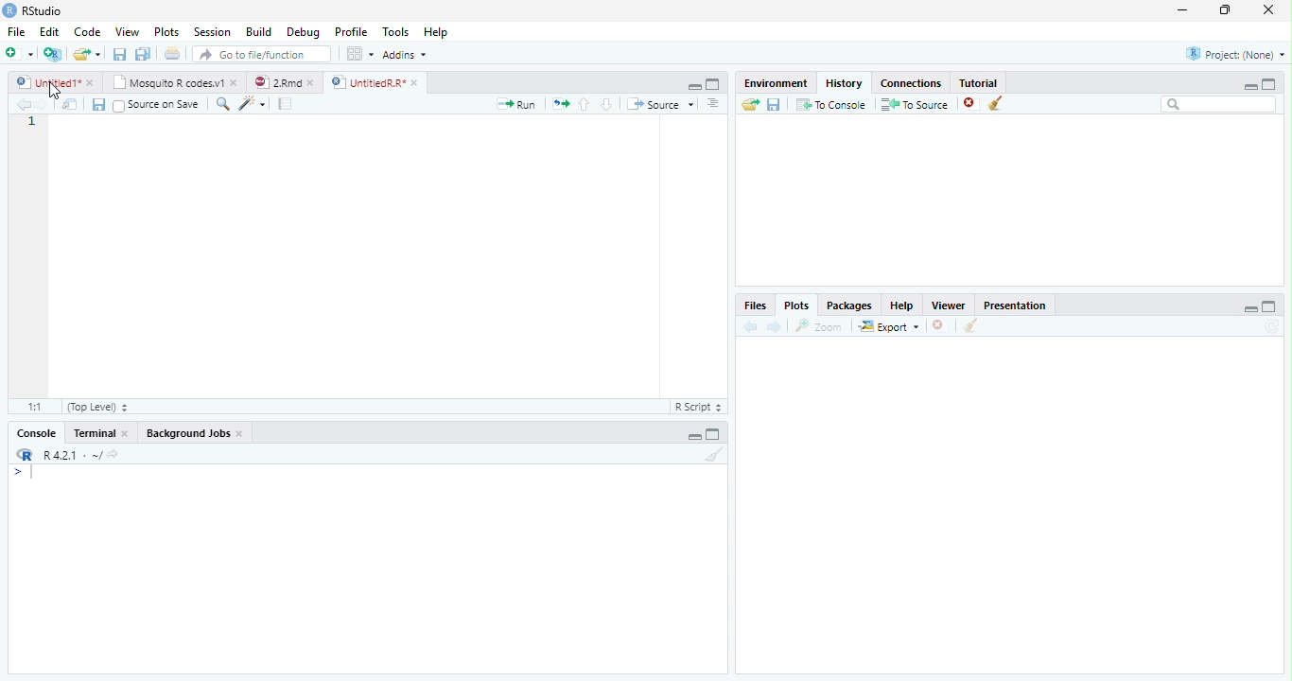 This screenshot has height=681, width=1292. What do you see at coordinates (172, 52) in the screenshot?
I see `Print the current file` at bounding box center [172, 52].